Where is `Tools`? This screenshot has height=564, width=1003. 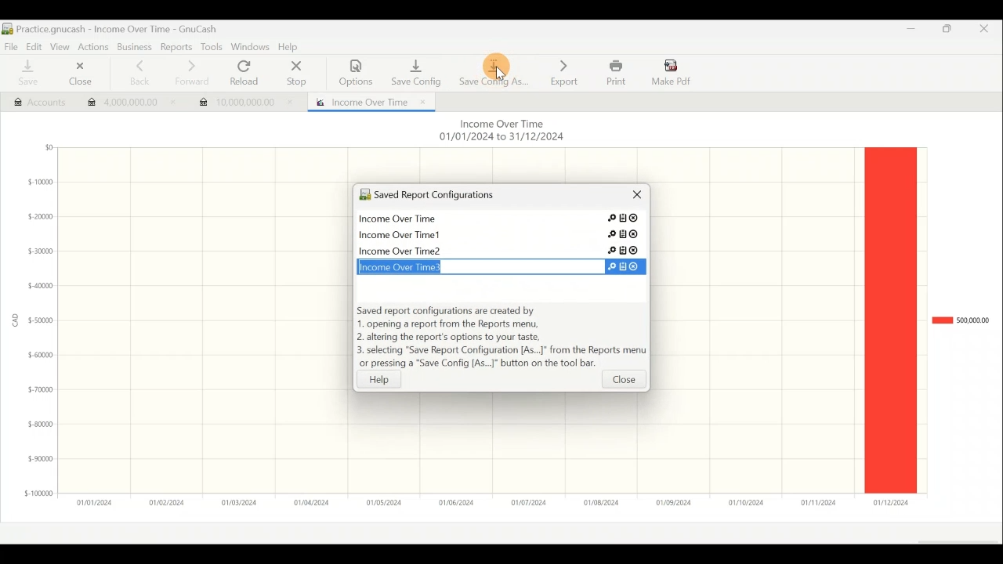
Tools is located at coordinates (211, 47).